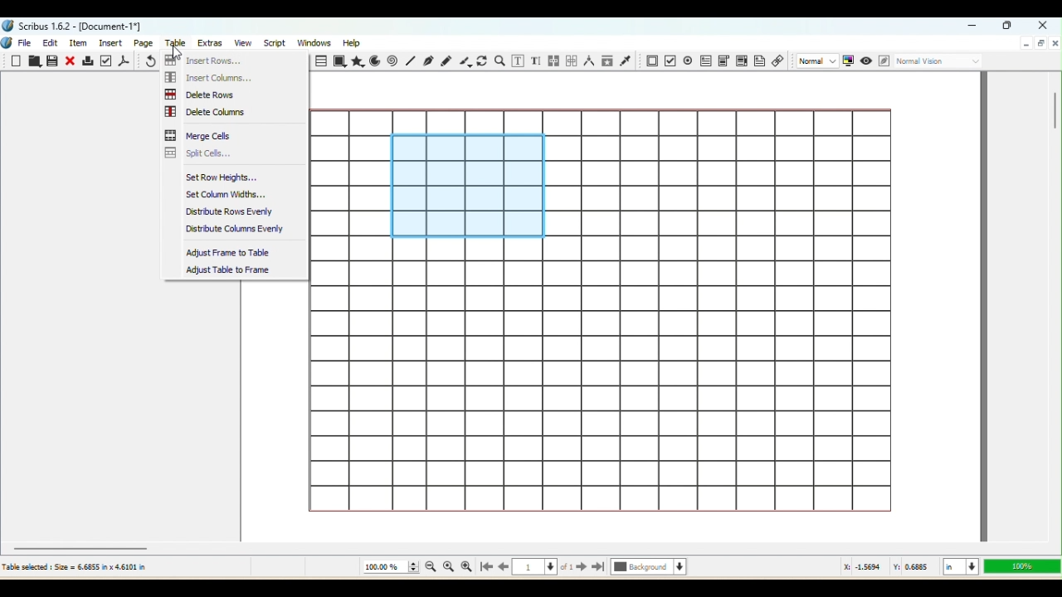 This screenshot has width=1062, height=597. What do you see at coordinates (315, 41) in the screenshot?
I see `Windows` at bounding box center [315, 41].